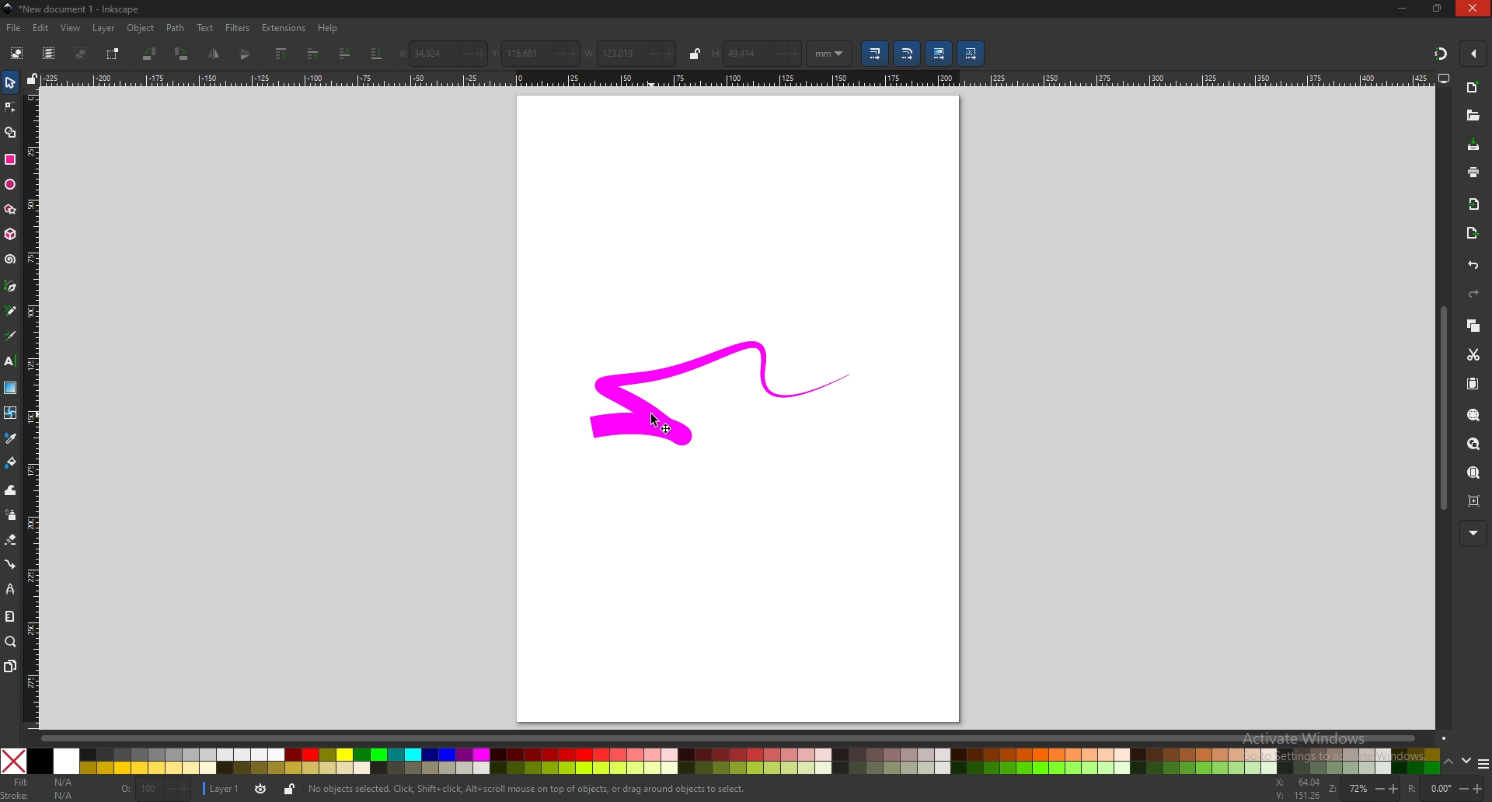 The height and width of the screenshot is (802, 1492). What do you see at coordinates (10, 82) in the screenshot?
I see `selector` at bounding box center [10, 82].